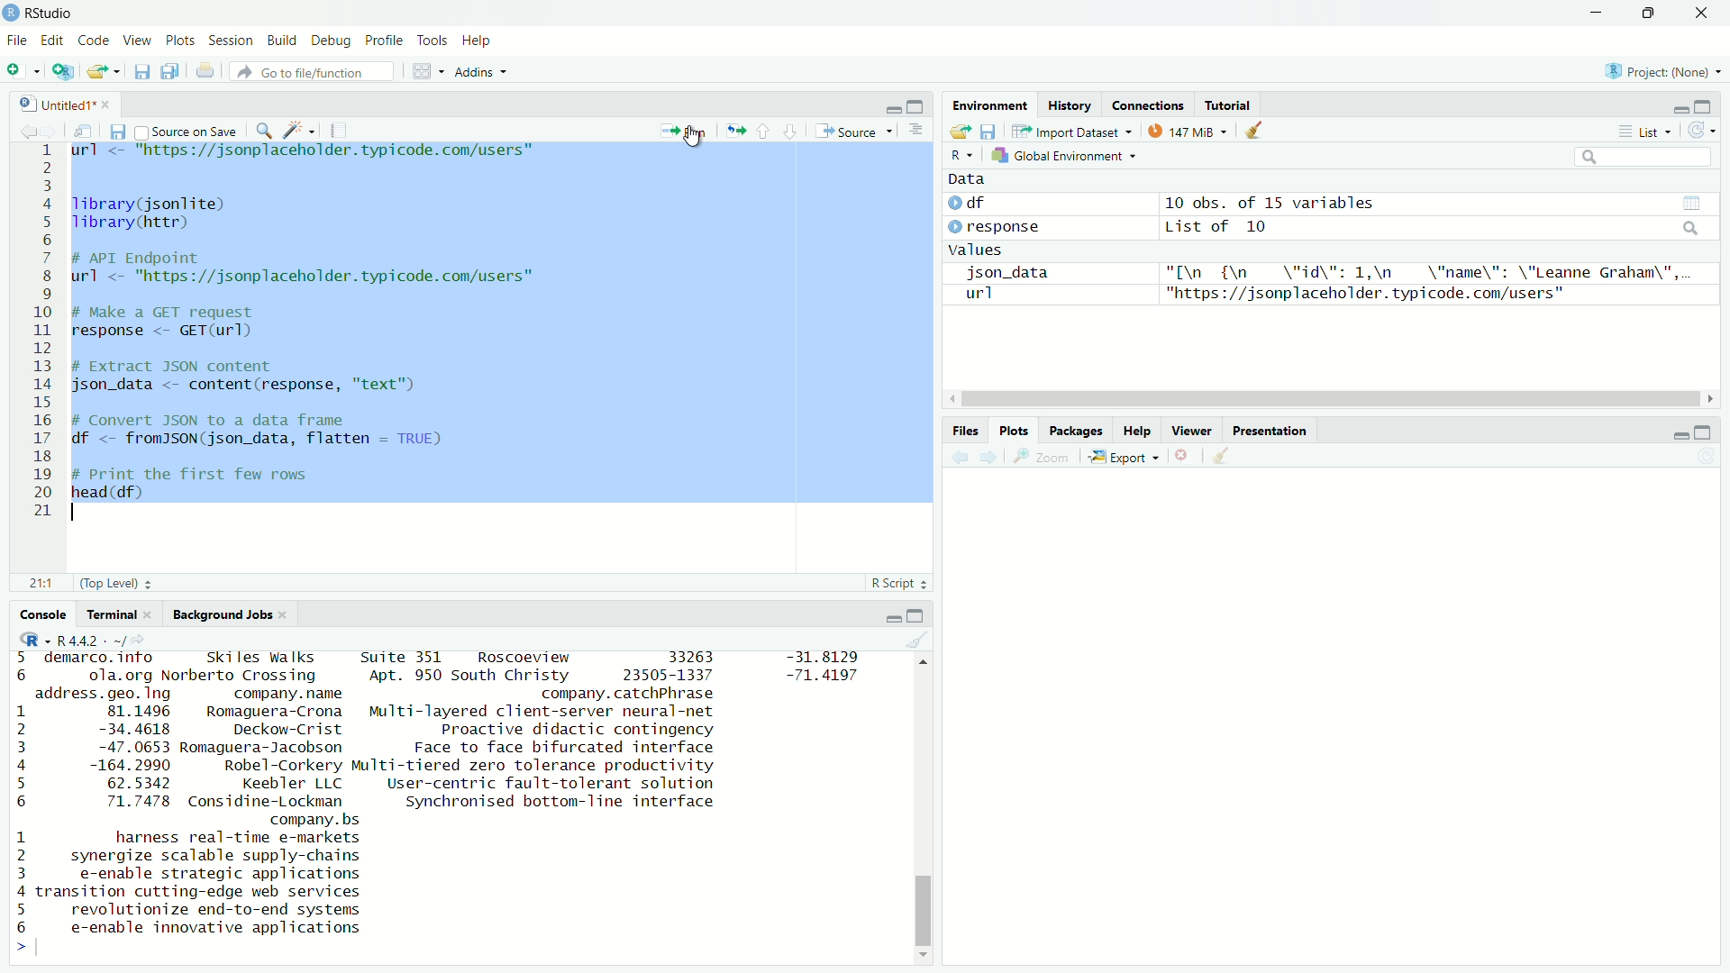  What do you see at coordinates (478, 41) in the screenshot?
I see `Help` at bounding box center [478, 41].